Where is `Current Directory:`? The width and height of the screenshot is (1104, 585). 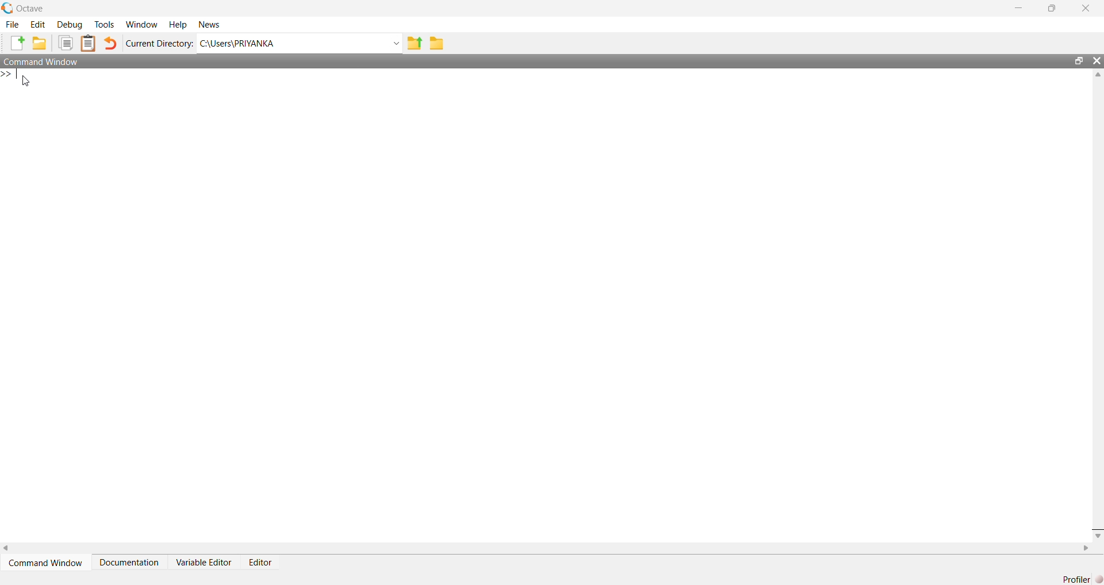
Current Directory: is located at coordinates (161, 44).